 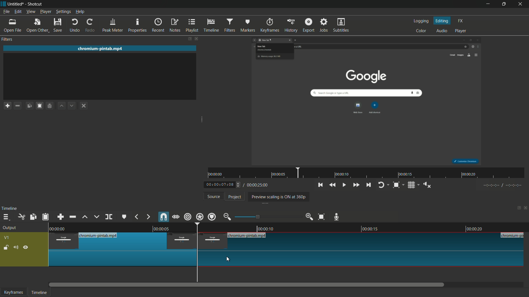 What do you see at coordinates (420, 21) in the screenshot?
I see `logging` at bounding box center [420, 21].